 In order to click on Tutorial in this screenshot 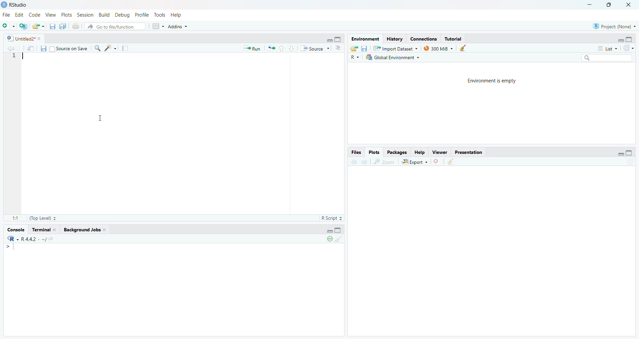, I will do `click(454, 39)`.